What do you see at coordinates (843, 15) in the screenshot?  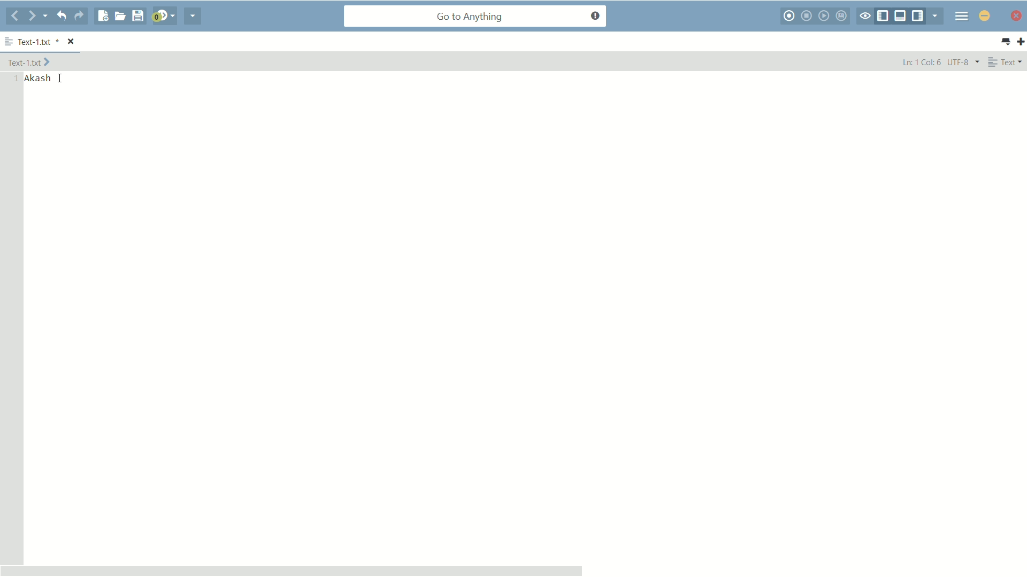 I see `save macro to toolbox` at bounding box center [843, 15].